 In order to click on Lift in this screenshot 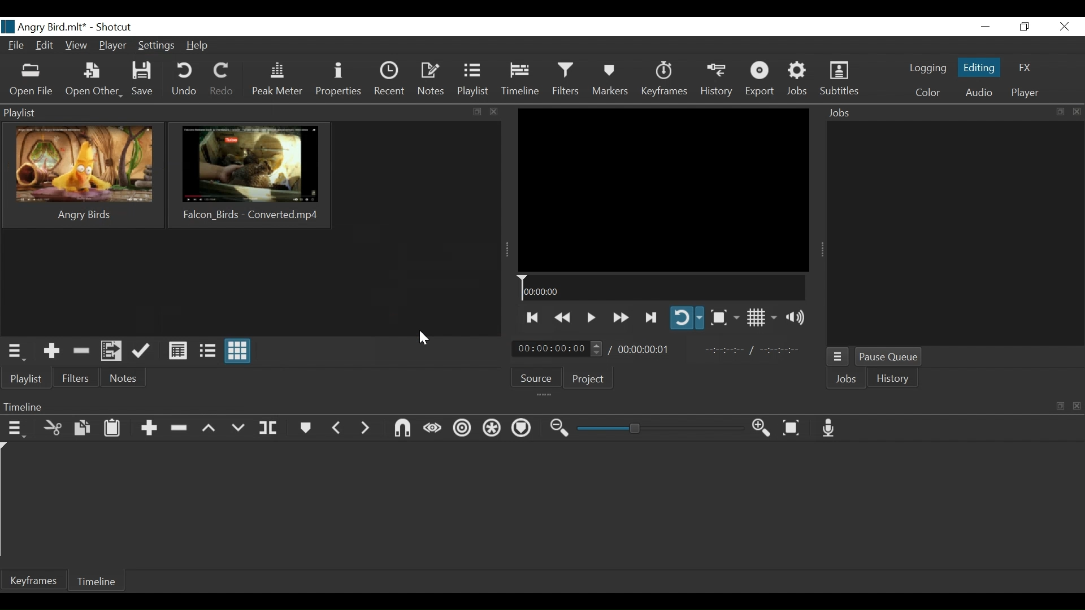, I will do `click(210, 430)`.